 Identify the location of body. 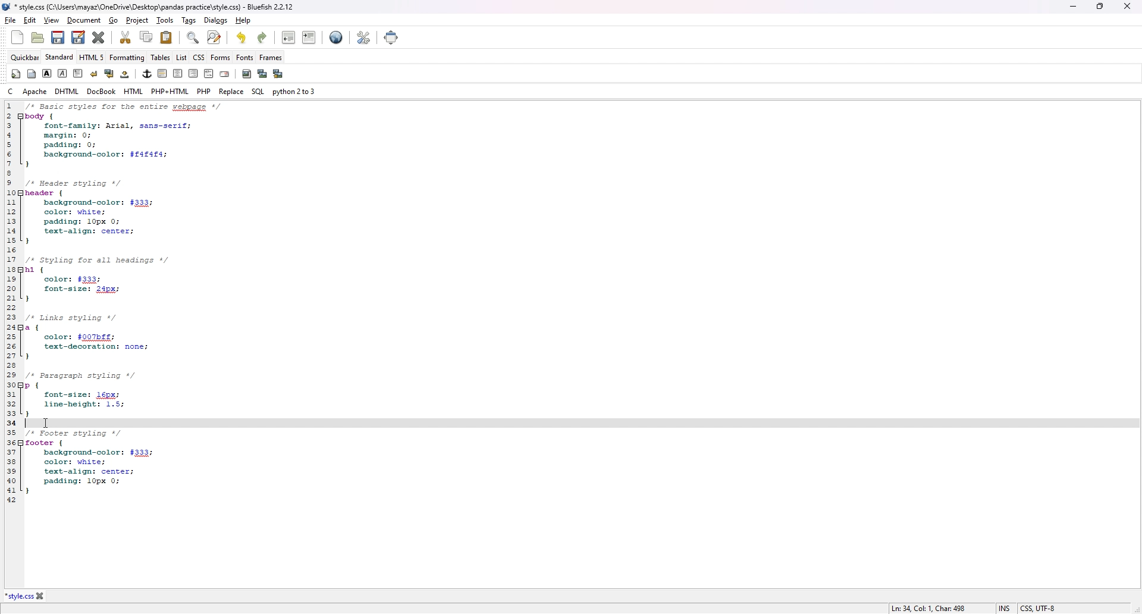
(31, 74).